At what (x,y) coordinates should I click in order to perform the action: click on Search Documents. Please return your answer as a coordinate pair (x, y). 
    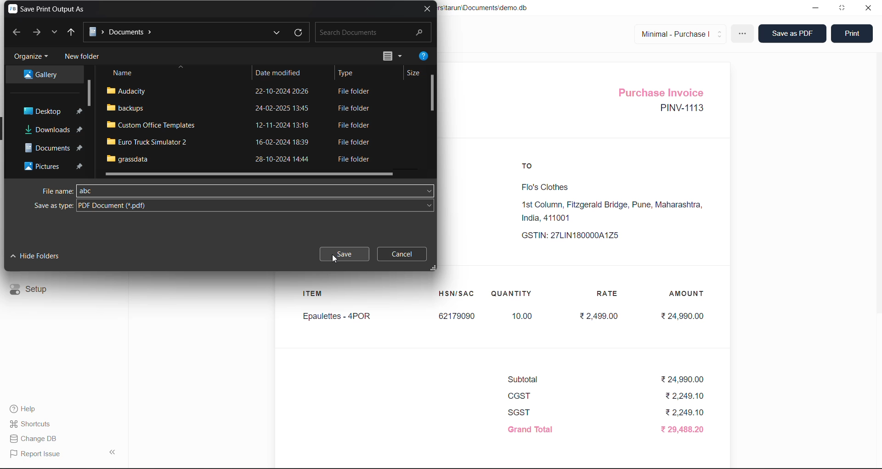
    Looking at the image, I should click on (355, 33).